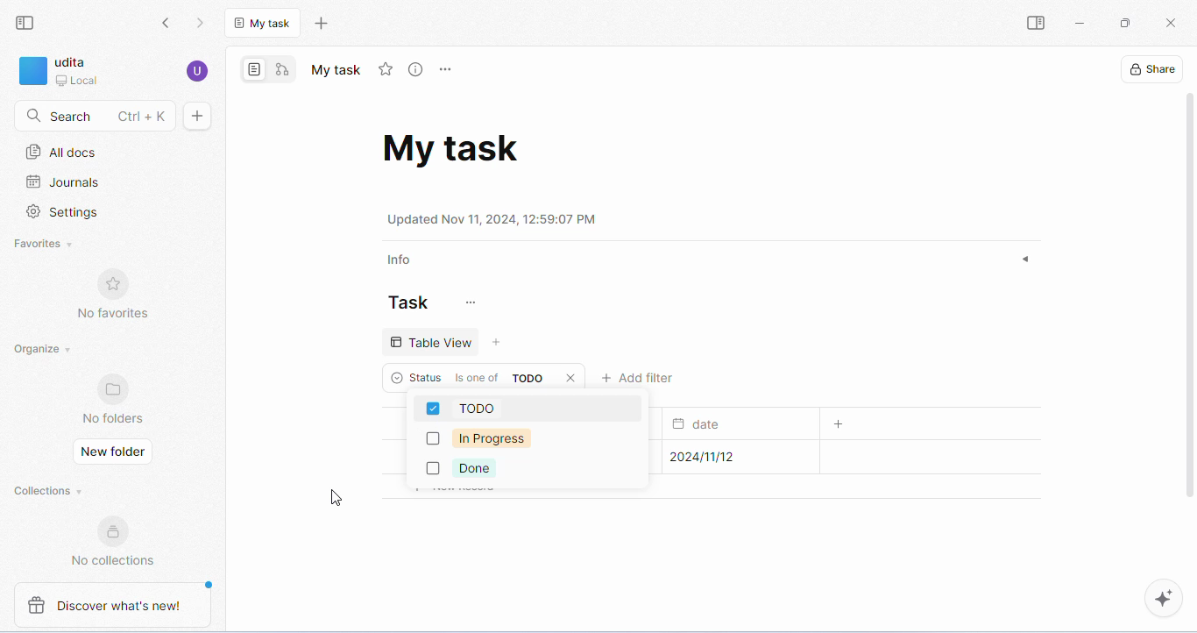  Describe the element at coordinates (468, 303) in the screenshot. I see `customize task` at that location.